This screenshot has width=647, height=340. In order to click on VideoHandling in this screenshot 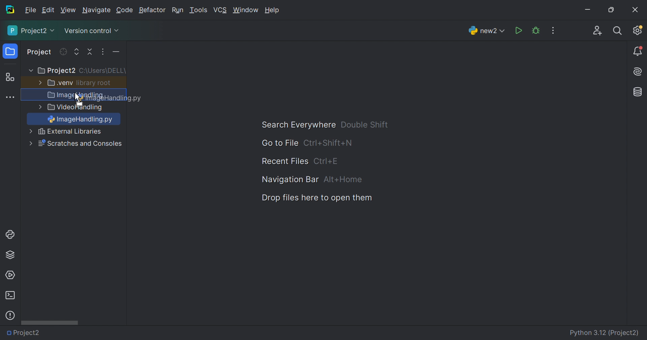, I will do `click(76, 108)`.